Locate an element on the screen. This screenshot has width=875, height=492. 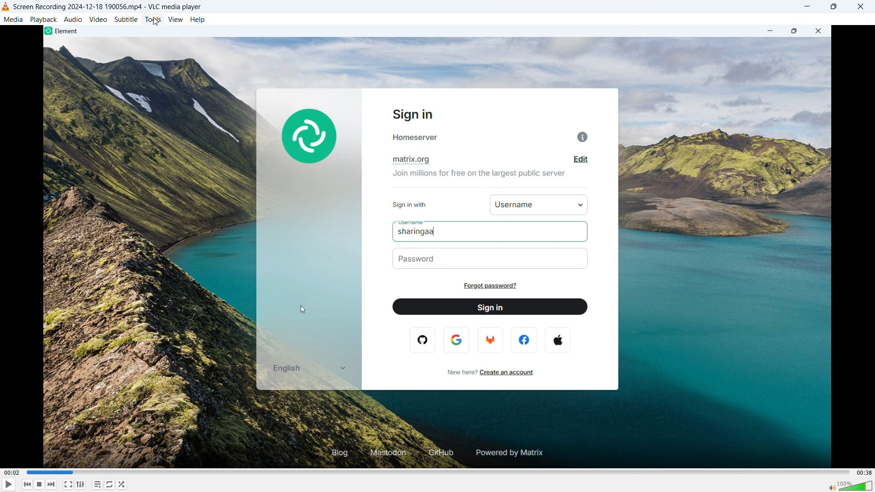
apple logo is located at coordinates (557, 340).